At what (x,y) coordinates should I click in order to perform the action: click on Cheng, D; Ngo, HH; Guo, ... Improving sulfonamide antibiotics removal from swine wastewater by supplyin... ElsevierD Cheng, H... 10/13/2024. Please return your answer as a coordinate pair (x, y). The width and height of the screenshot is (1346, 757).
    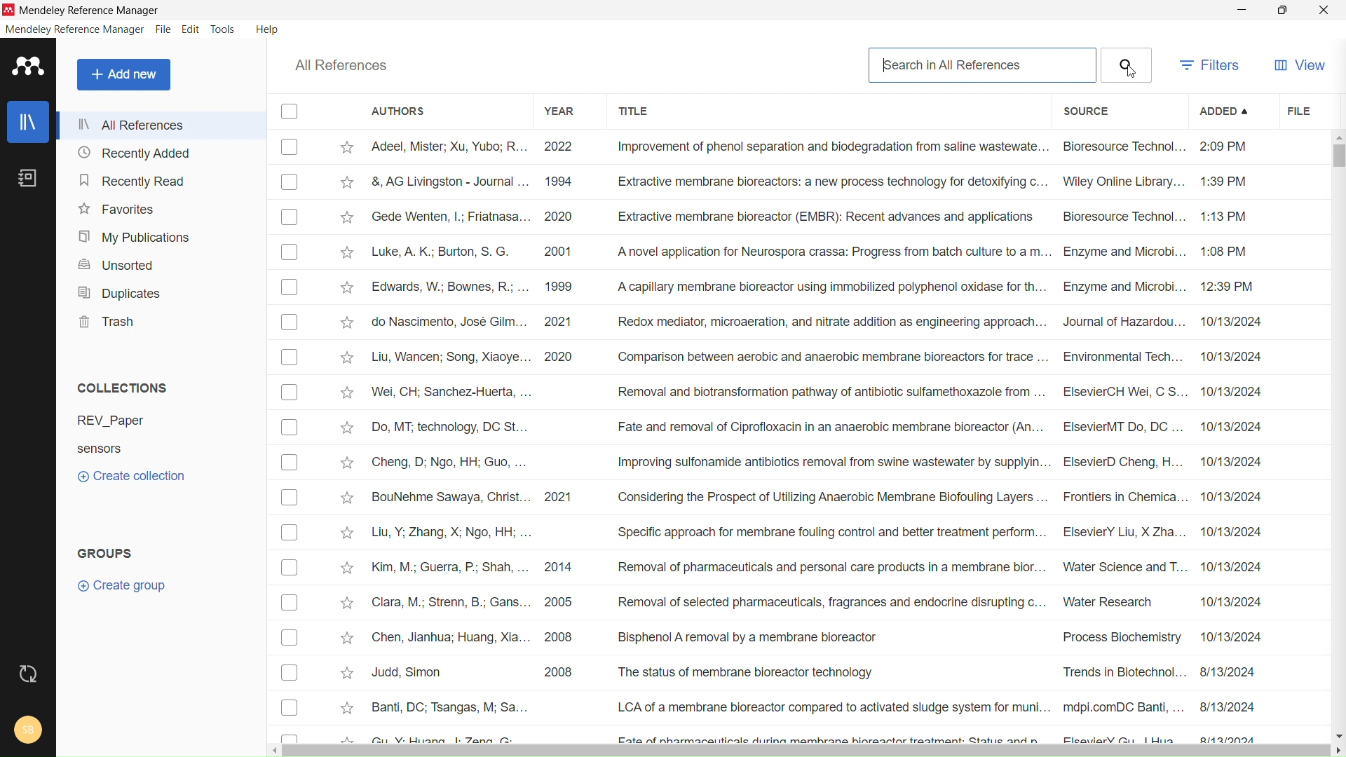
    Looking at the image, I should click on (817, 460).